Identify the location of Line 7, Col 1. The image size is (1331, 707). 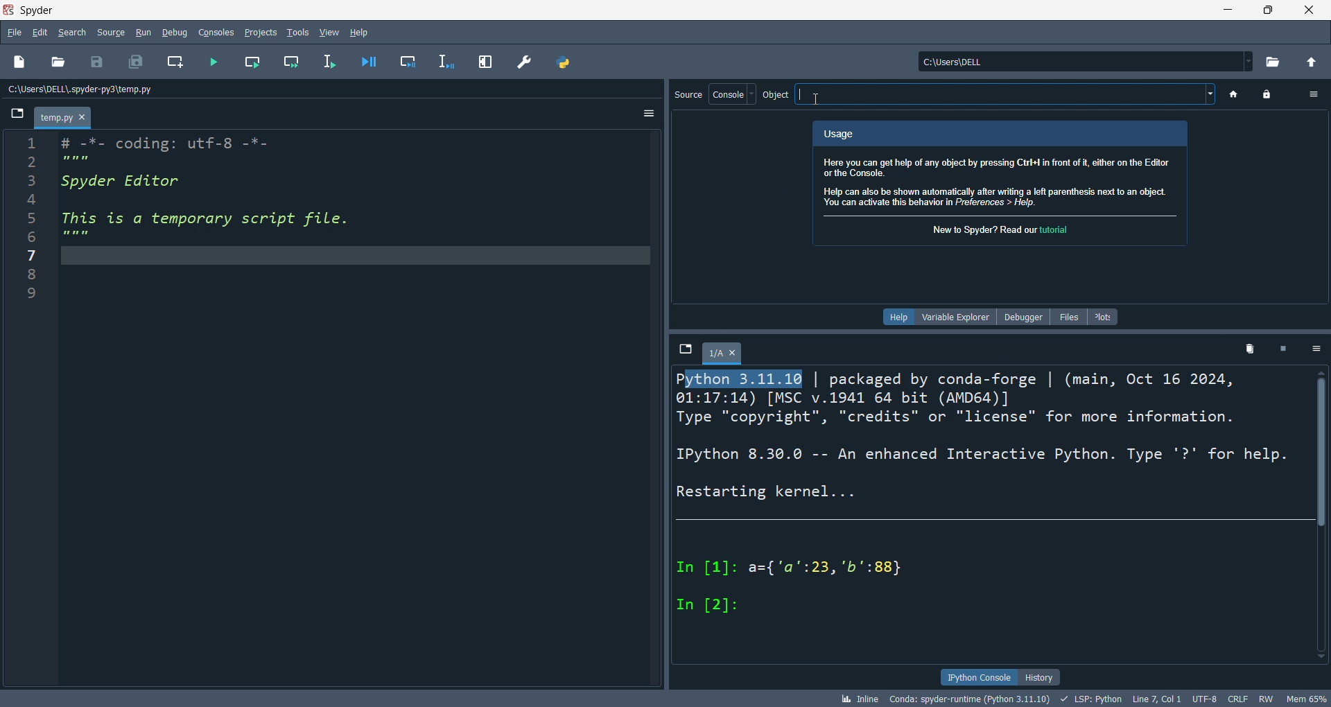
(1156, 698).